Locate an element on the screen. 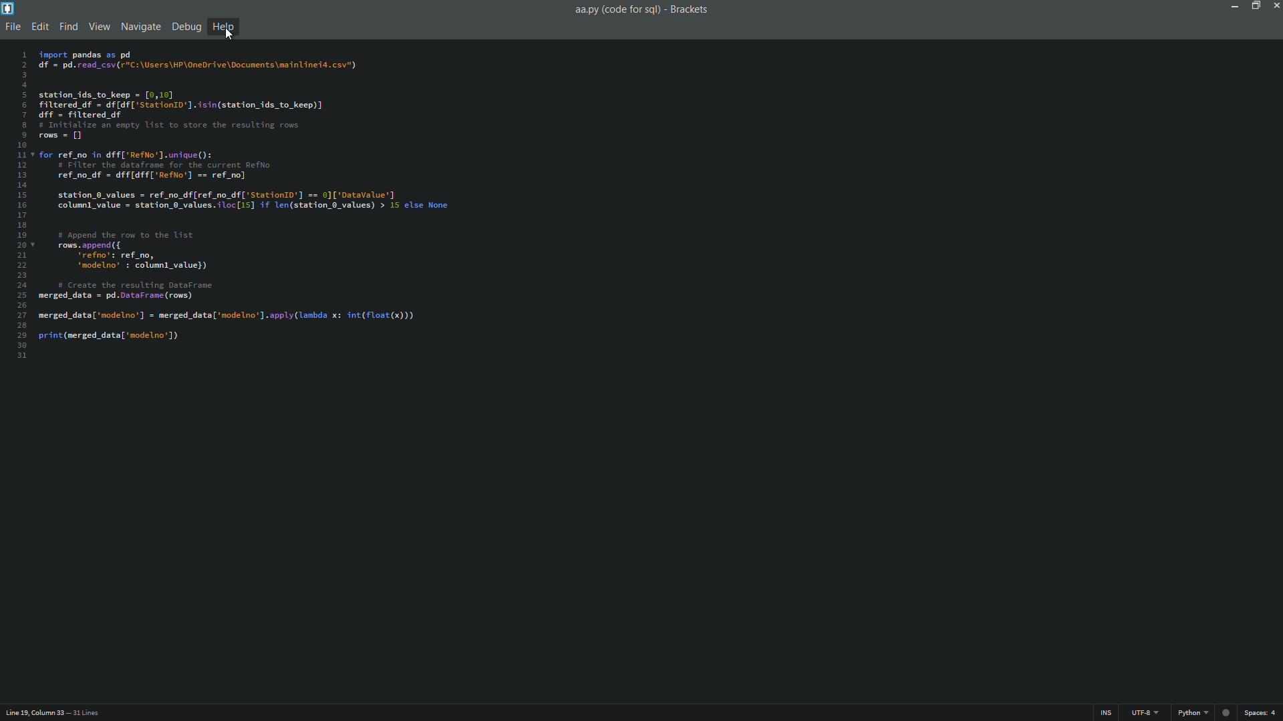  help menu is located at coordinates (223, 26).